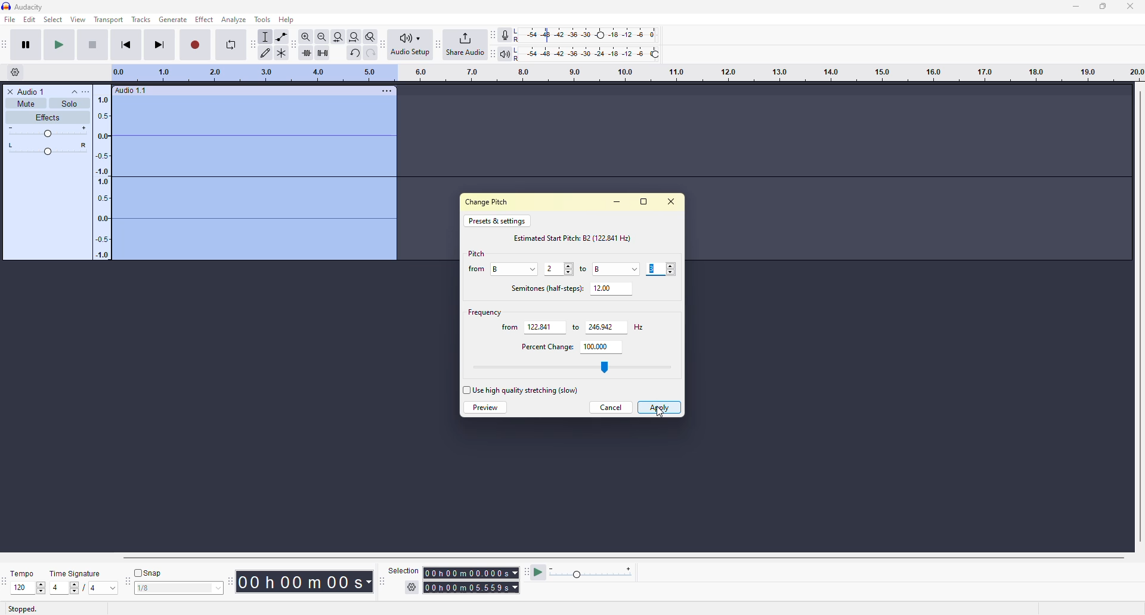 The image size is (1145, 615). What do you see at coordinates (671, 272) in the screenshot?
I see `down` at bounding box center [671, 272].